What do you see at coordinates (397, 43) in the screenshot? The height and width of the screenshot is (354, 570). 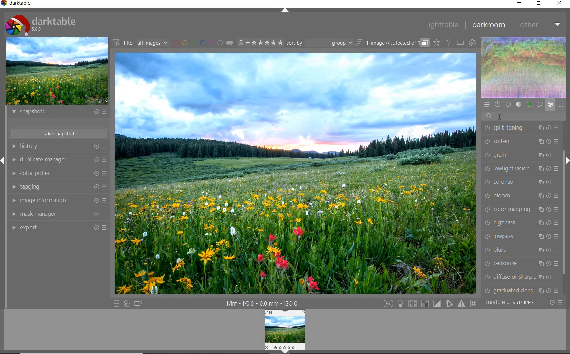 I see `grouped images` at bounding box center [397, 43].